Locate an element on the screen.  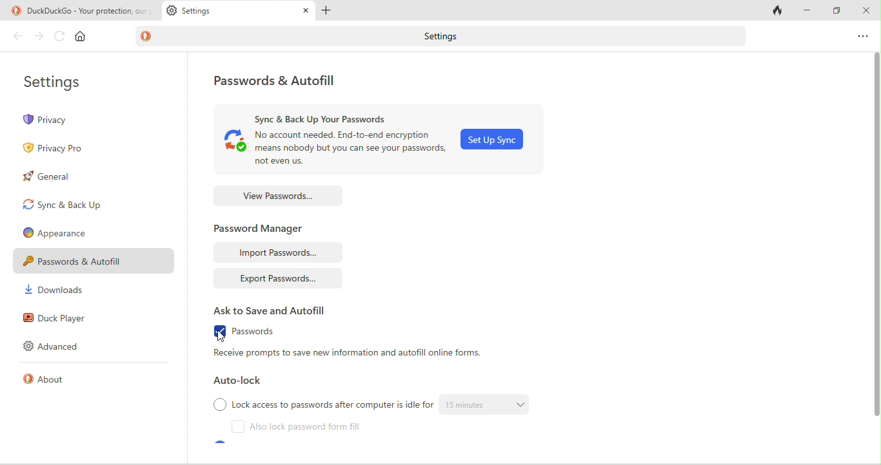
settings is located at coordinates (64, 81).